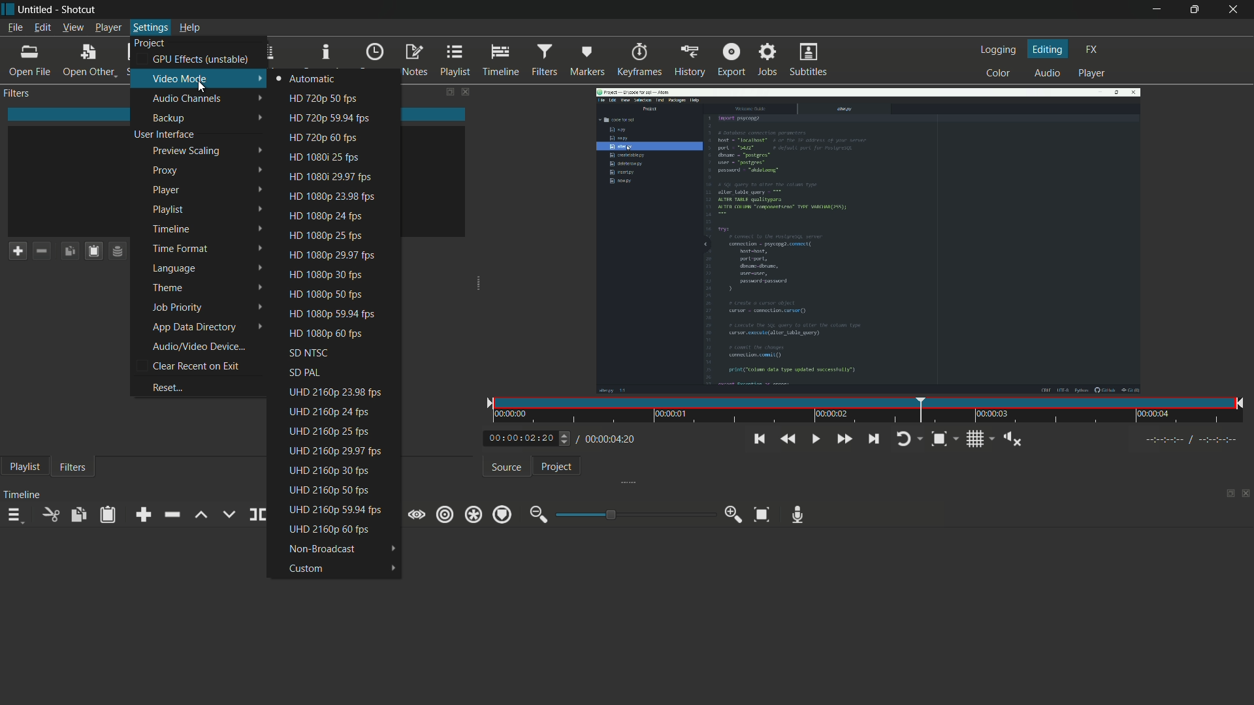 The width and height of the screenshot is (1254, 705). I want to click on record audio, so click(798, 514).